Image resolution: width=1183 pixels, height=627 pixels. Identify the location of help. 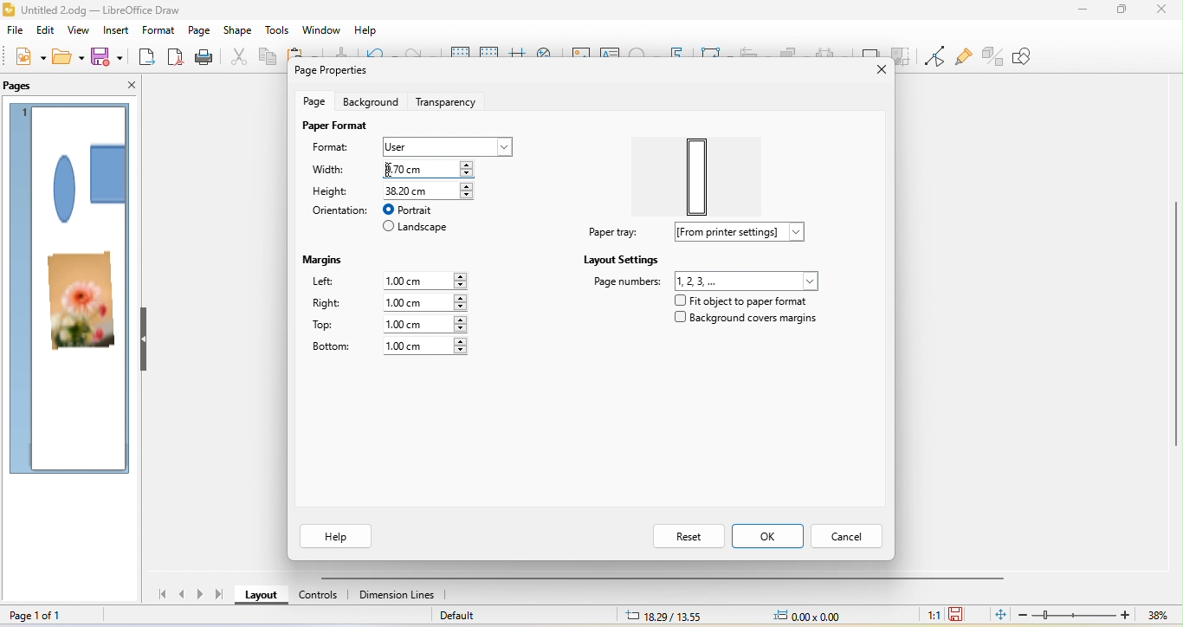
(366, 31).